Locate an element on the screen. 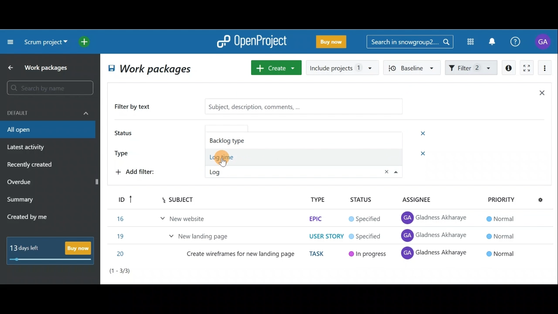  Type is located at coordinates (125, 152).